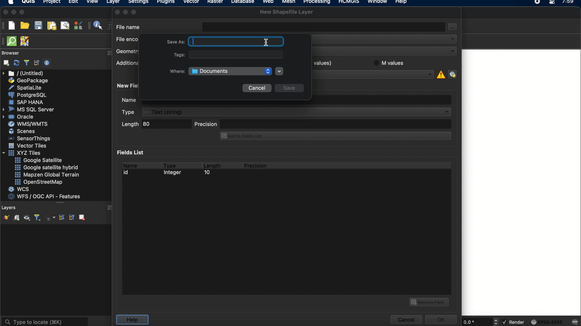 Image resolution: width=581 pixels, height=326 pixels. I want to click on integer, so click(174, 173).